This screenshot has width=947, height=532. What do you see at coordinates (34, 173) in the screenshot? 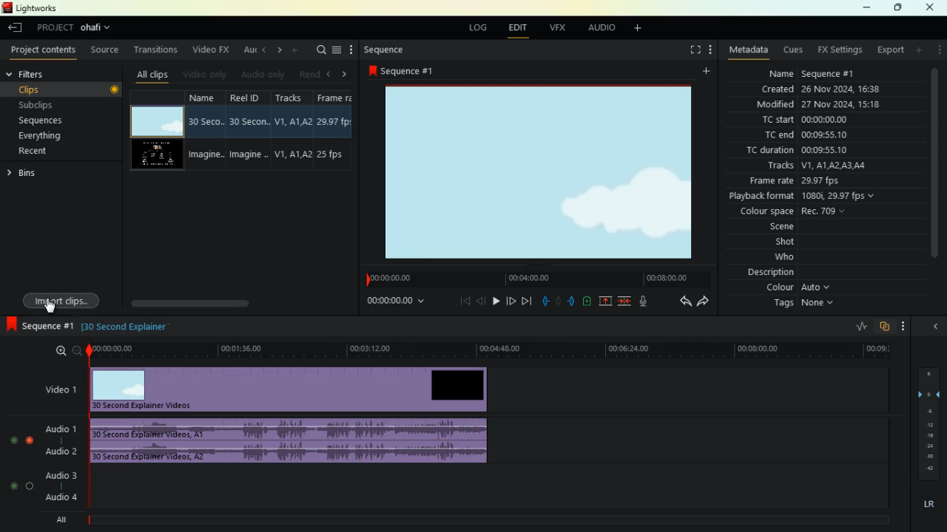
I see `bins` at bounding box center [34, 173].